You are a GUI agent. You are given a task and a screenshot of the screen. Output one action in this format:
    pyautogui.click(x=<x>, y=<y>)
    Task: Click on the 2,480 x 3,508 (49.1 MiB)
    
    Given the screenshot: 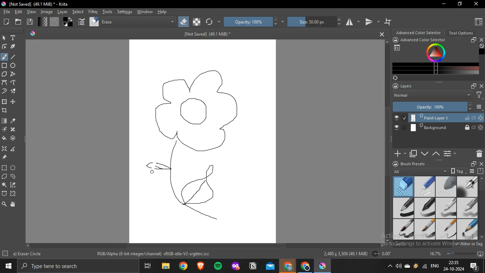 What is the action you would take?
    pyautogui.click(x=345, y=253)
    